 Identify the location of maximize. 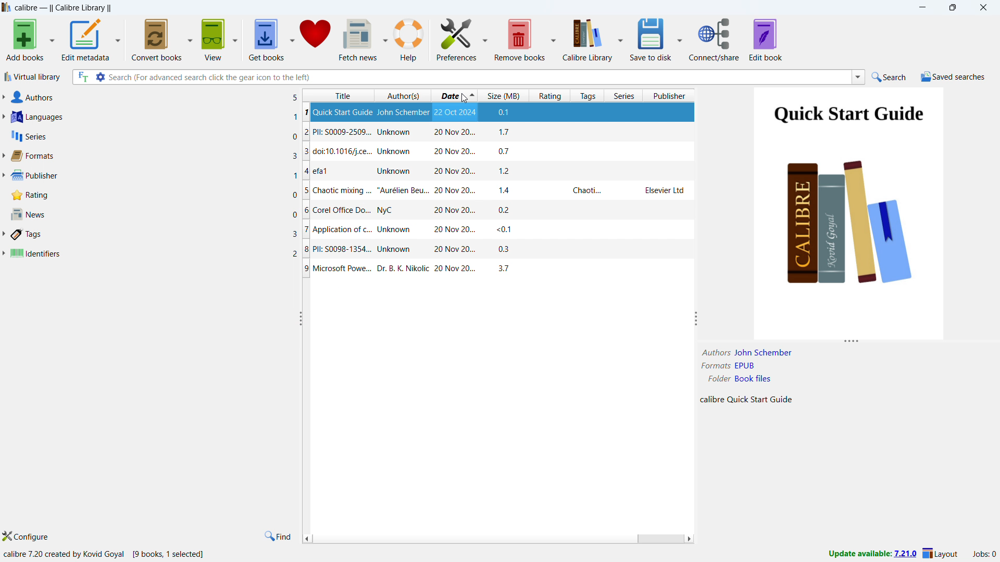
(952, 8).